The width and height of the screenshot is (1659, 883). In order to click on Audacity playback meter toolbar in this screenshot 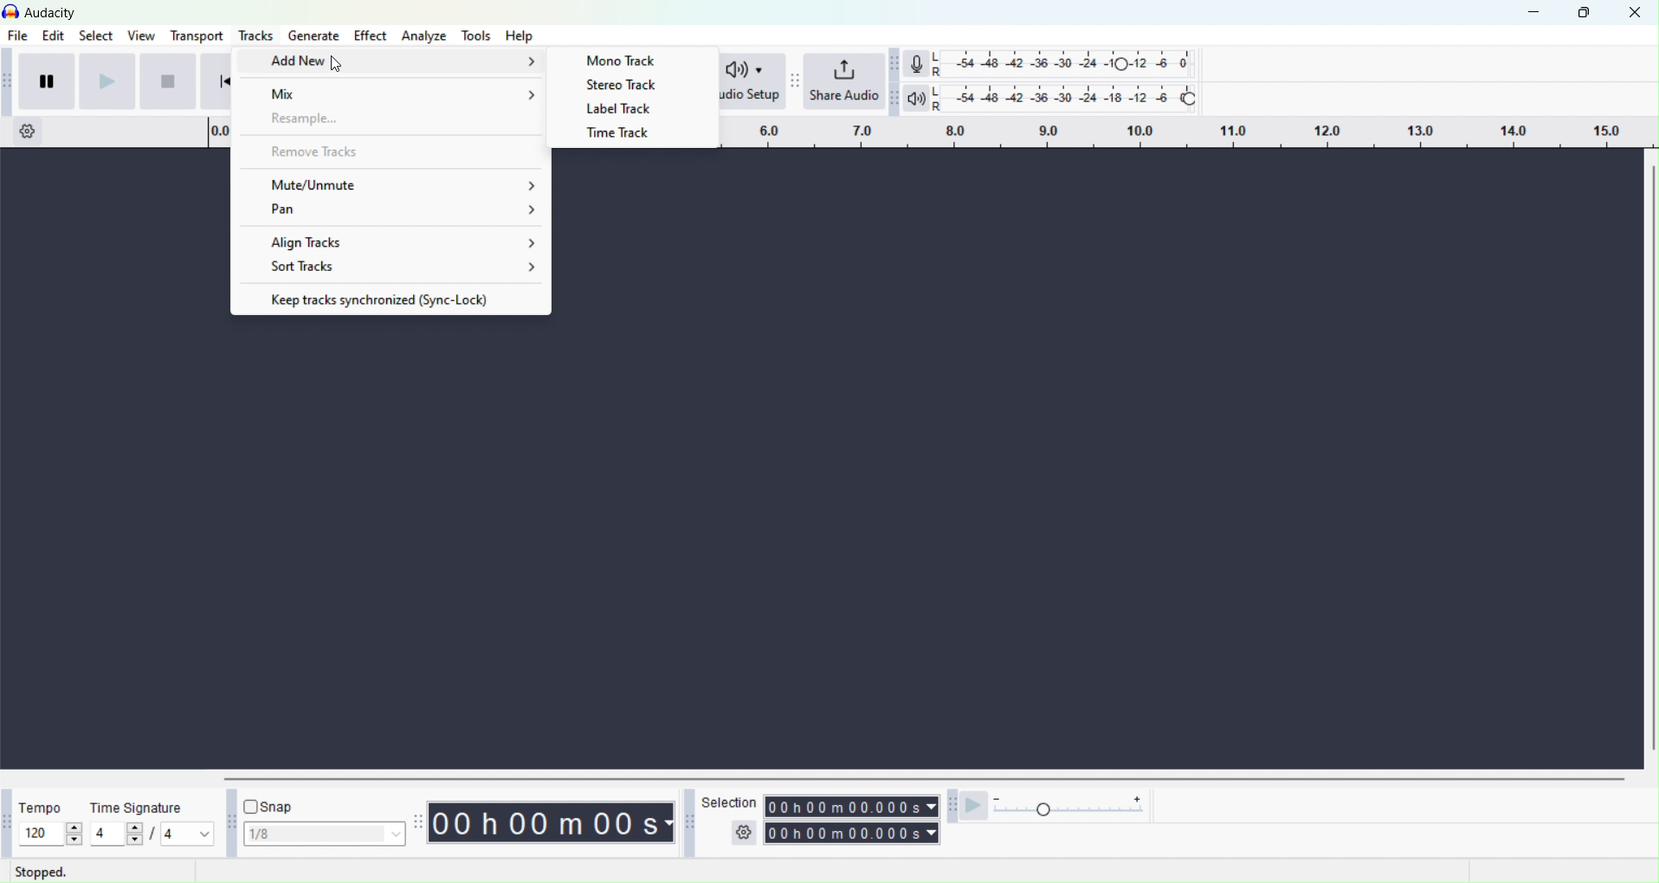, I will do `click(895, 98)`.